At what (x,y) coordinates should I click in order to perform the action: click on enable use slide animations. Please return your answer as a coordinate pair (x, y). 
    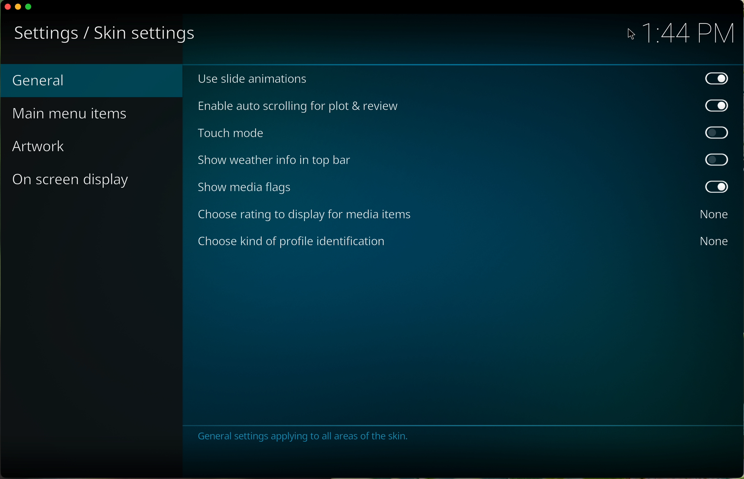
    Looking at the image, I should click on (463, 79).